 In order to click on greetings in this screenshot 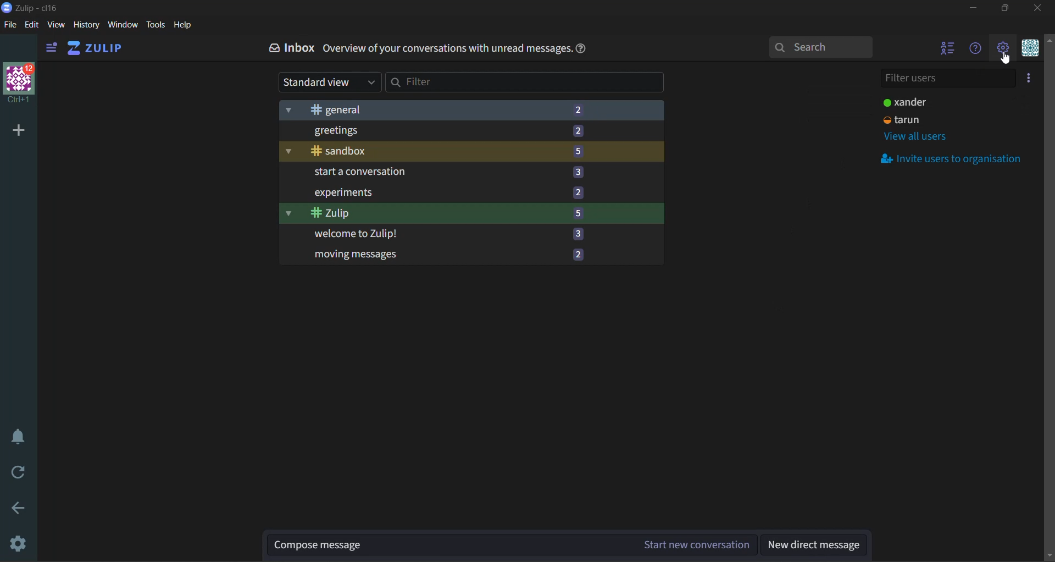, I will do `click(437, 131)`.